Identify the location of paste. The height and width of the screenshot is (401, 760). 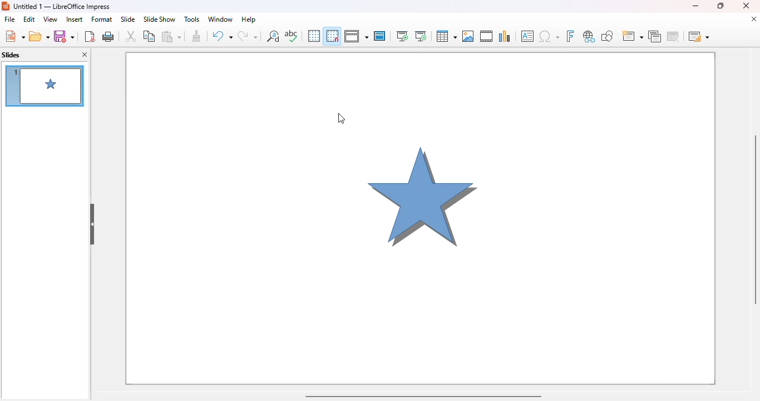
(171, 36).